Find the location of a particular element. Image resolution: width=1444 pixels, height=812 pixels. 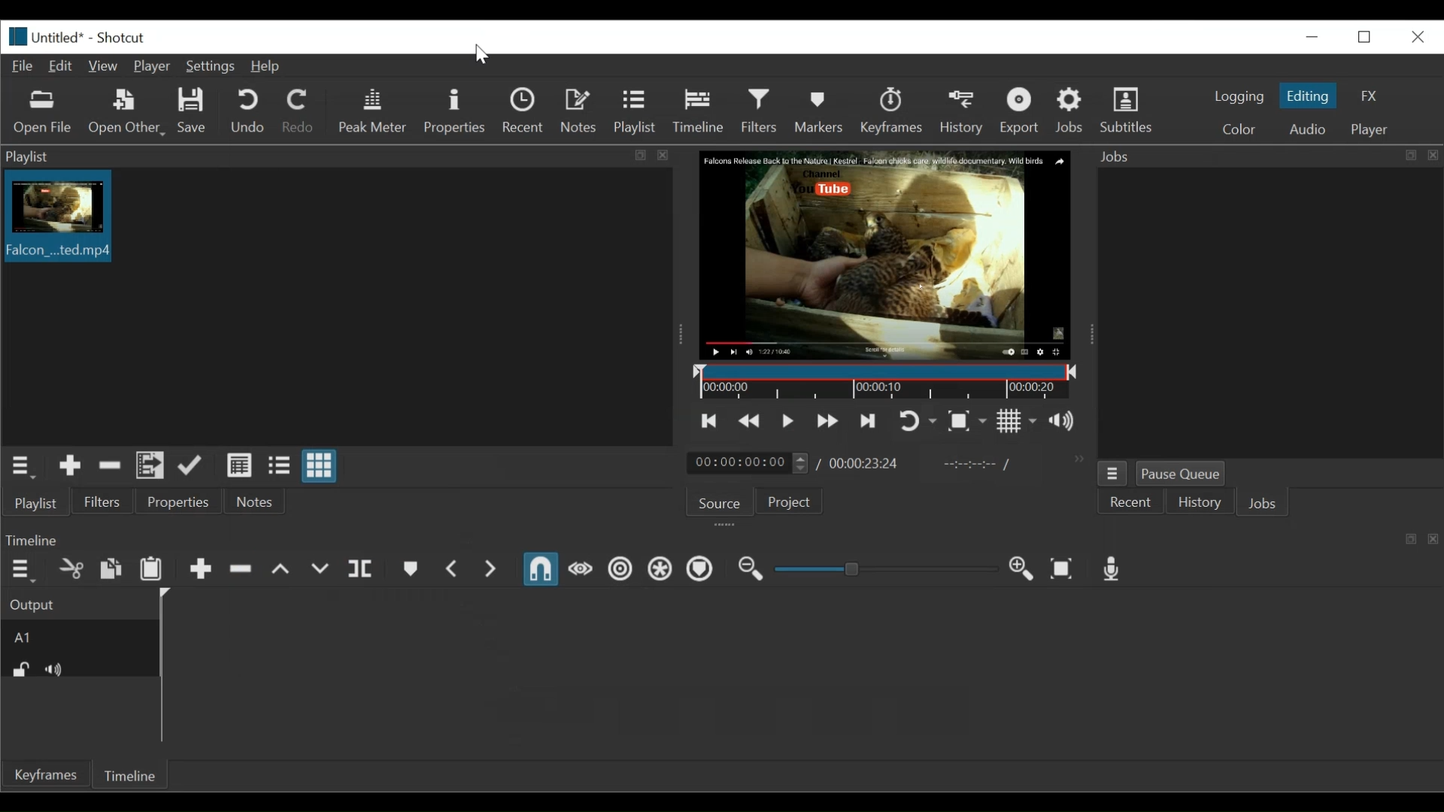

Copy is located at coordinates (112, 569).